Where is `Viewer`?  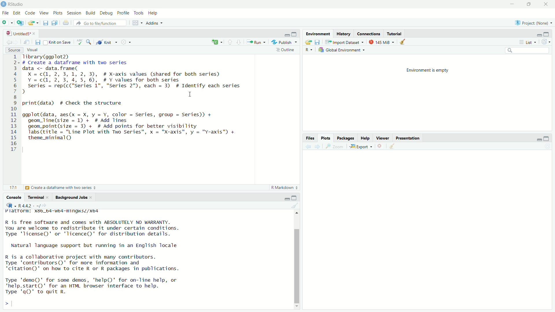 Viewer is located at coordinates (382, 138).